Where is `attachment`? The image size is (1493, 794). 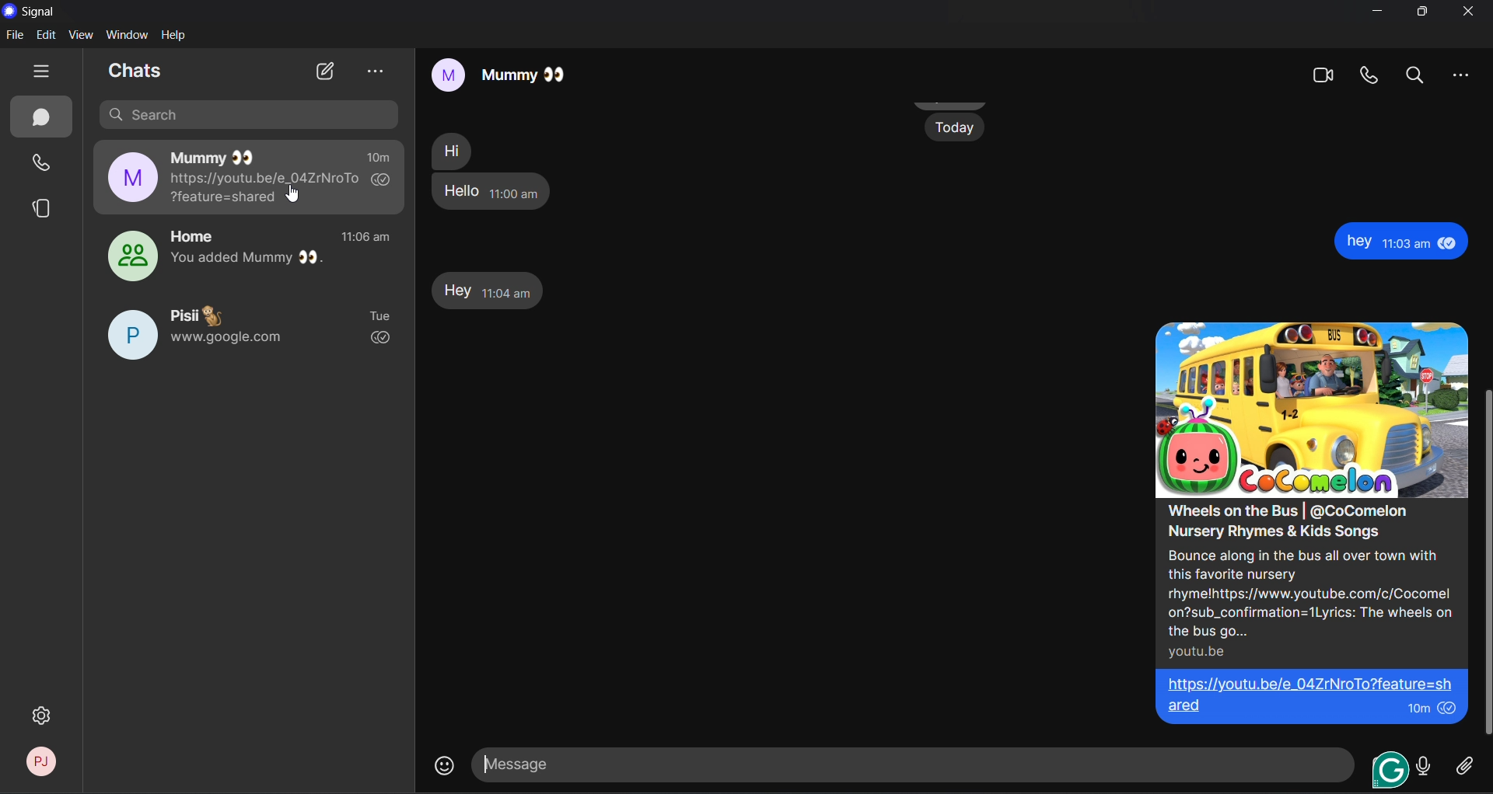
attachment is located at coordinates (1465, 768).